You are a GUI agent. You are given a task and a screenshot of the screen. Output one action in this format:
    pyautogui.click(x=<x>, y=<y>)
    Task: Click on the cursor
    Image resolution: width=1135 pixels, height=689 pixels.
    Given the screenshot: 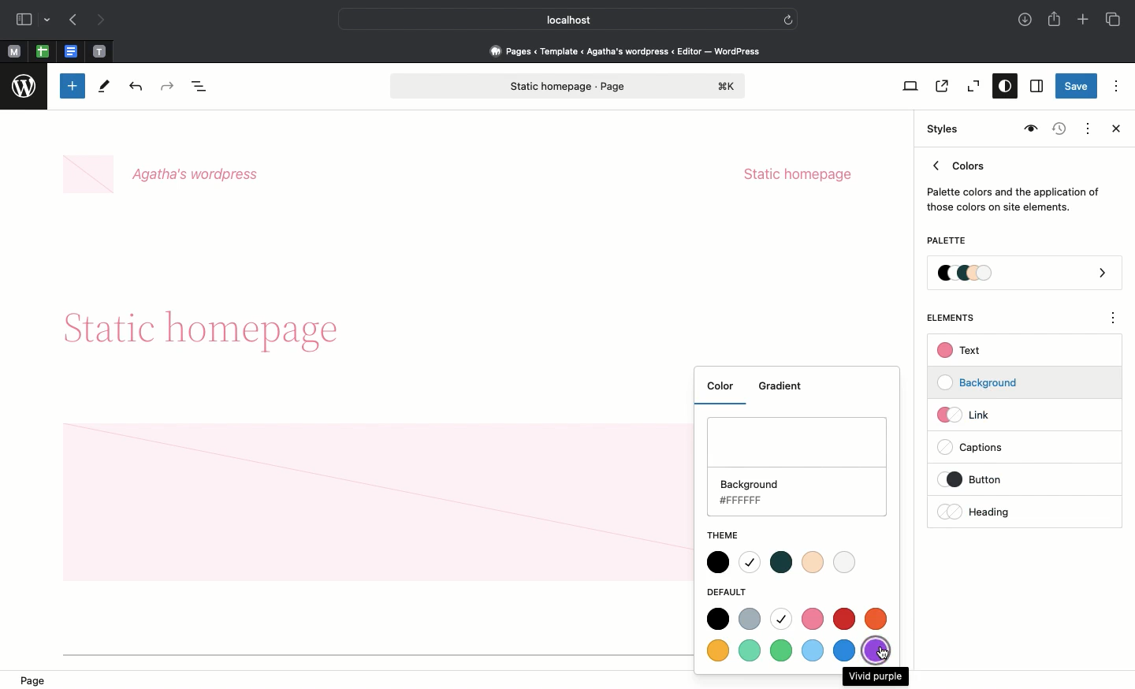 What is the action you would take?
    pyautogui.click(x=883, y=654)
    